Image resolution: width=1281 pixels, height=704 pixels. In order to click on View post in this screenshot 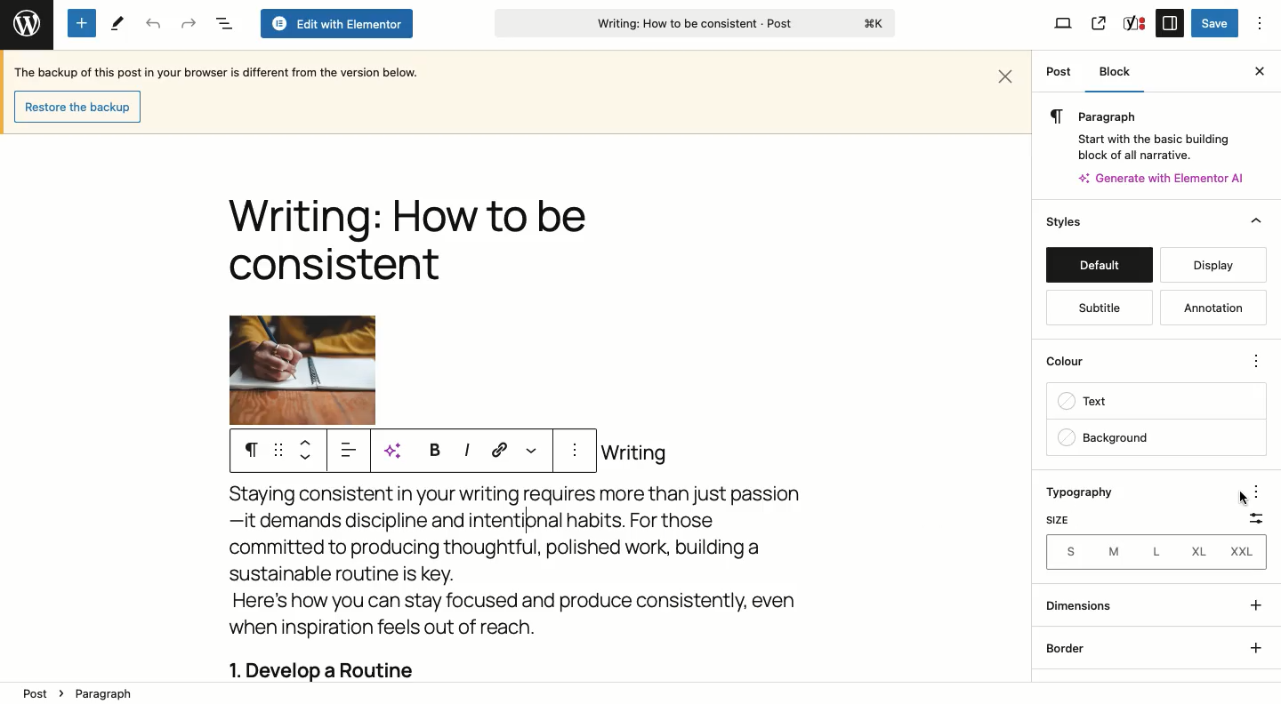, I will do `click(1098, 23)`.